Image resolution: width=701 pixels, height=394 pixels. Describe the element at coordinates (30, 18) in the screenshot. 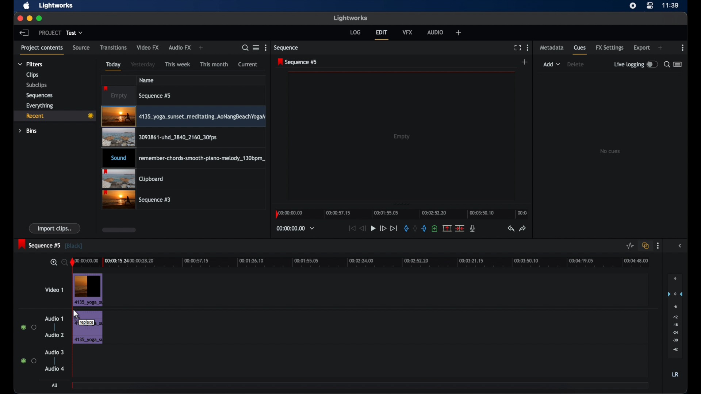

I see `minimize` at that location.